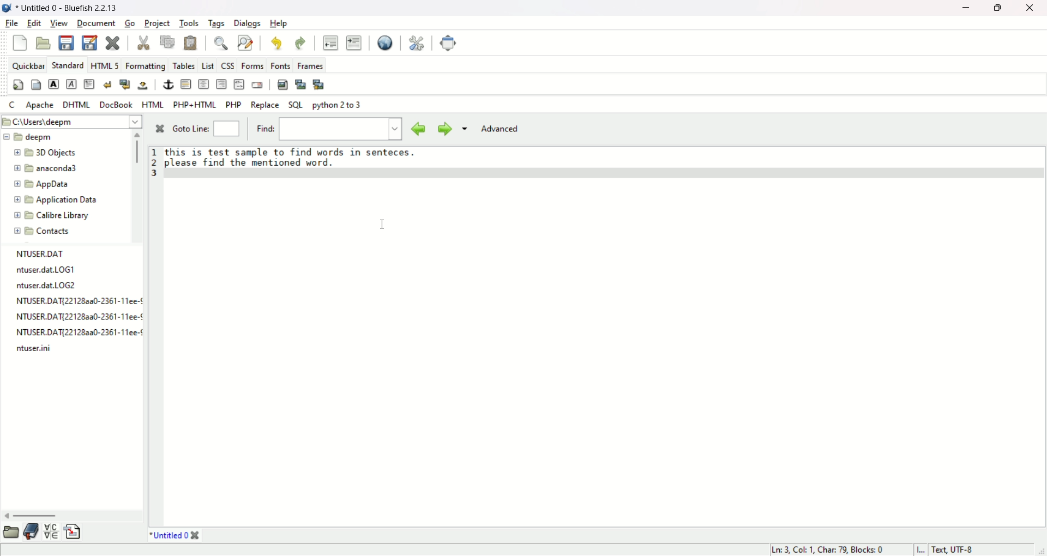  Describe the element at coordinates (276, 42) in the screenshot. I see `undo` at that location.